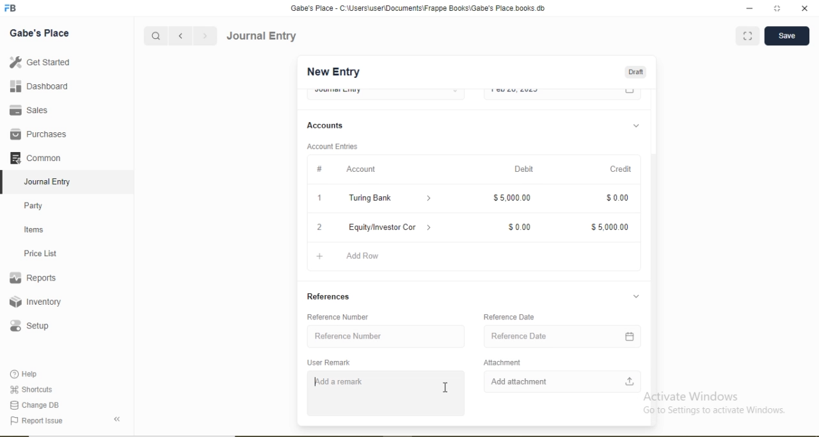 The width and height of the screenshot is (819, 437). Describe the element at coordinates (329, 296) in the screenshot. I see `References` at that location.